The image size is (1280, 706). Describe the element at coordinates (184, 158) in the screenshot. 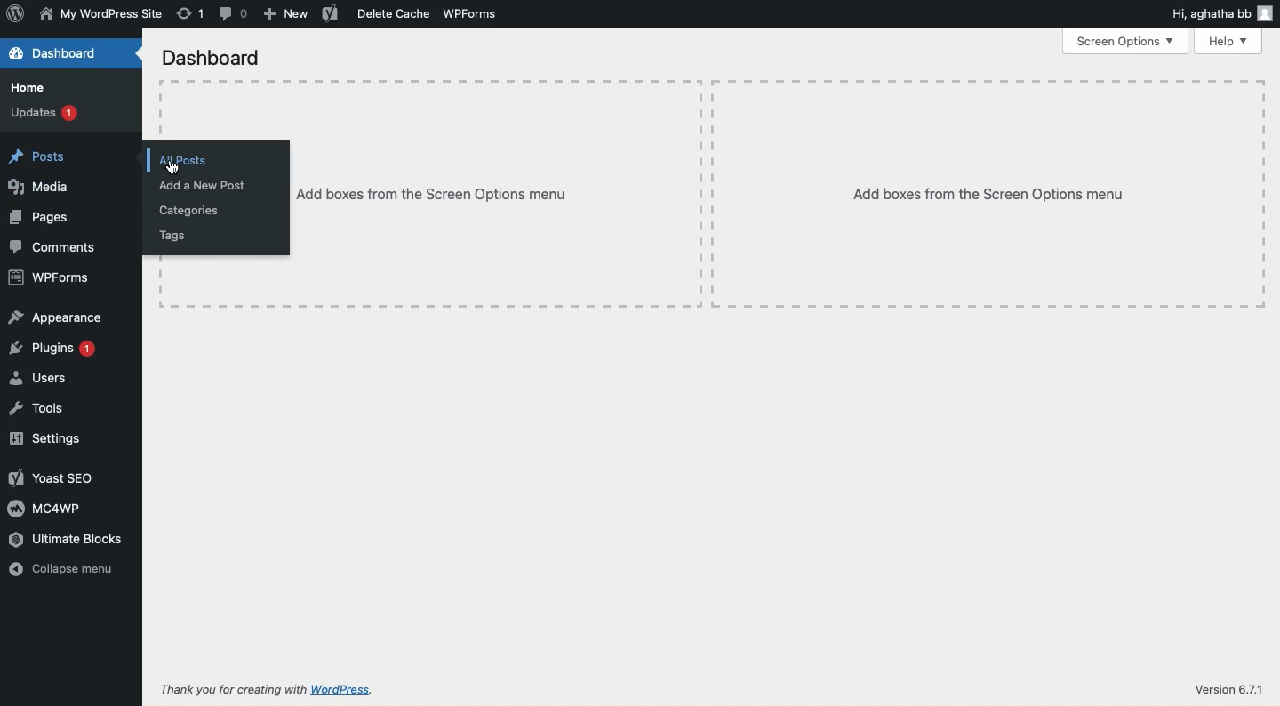

I see `All posts` at that location.